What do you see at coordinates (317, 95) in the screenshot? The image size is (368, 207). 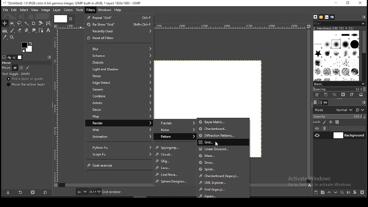 I see `edit this brush` at bounding box center [317, 95].